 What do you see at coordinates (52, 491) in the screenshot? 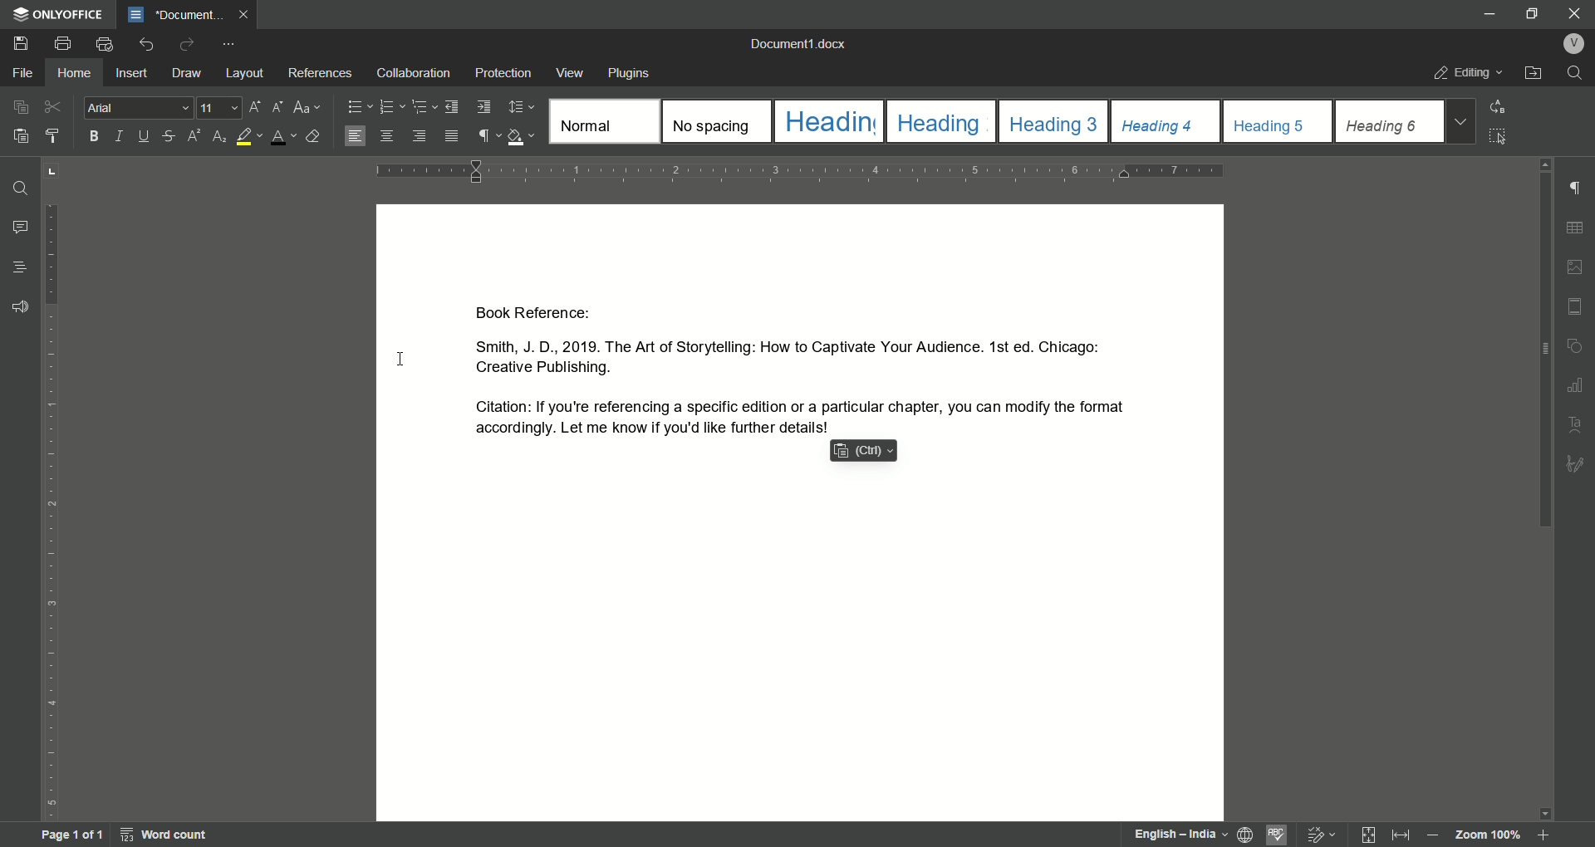
I see `vertical orientation` at bounding box center [52, 491].